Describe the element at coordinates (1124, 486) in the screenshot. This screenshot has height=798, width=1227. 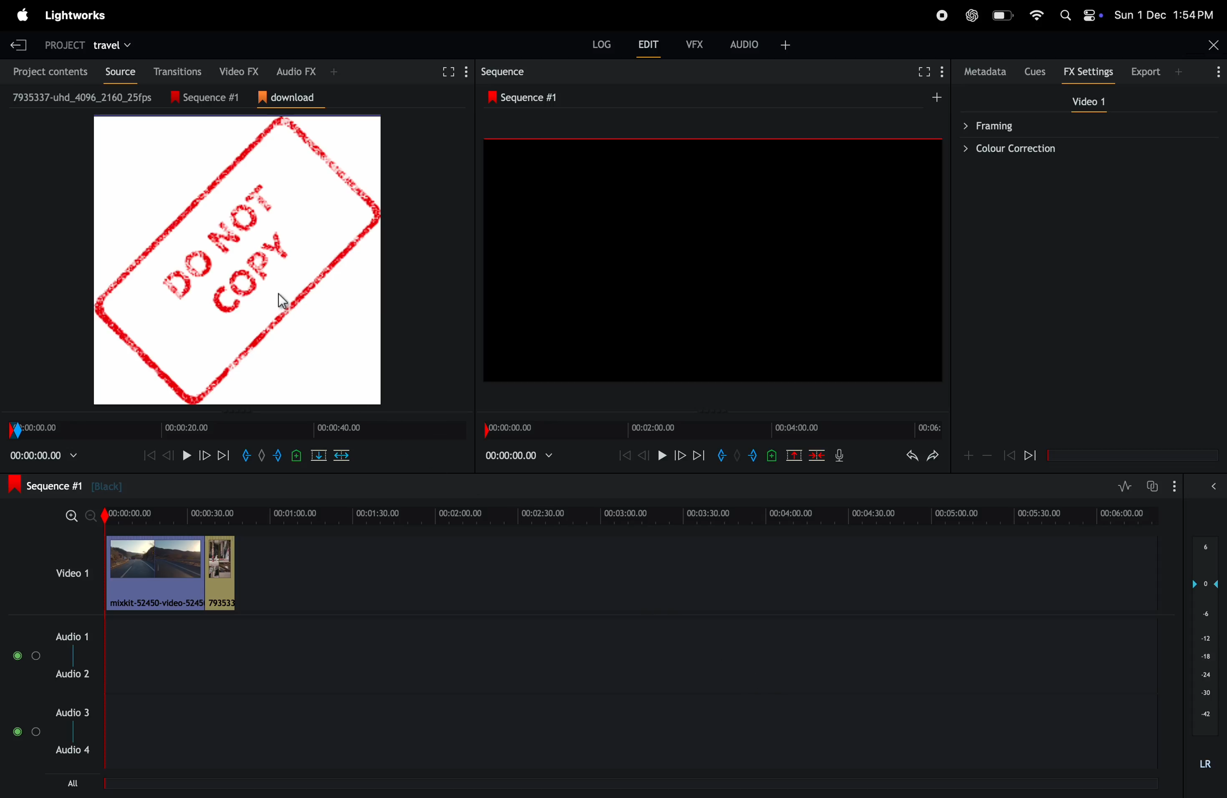
I see `toggle audio editing levels` at that location.